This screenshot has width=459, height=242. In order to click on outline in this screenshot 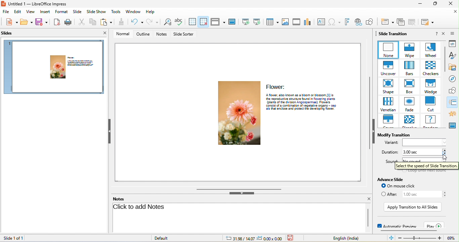, I will do `click(143, 34)`.